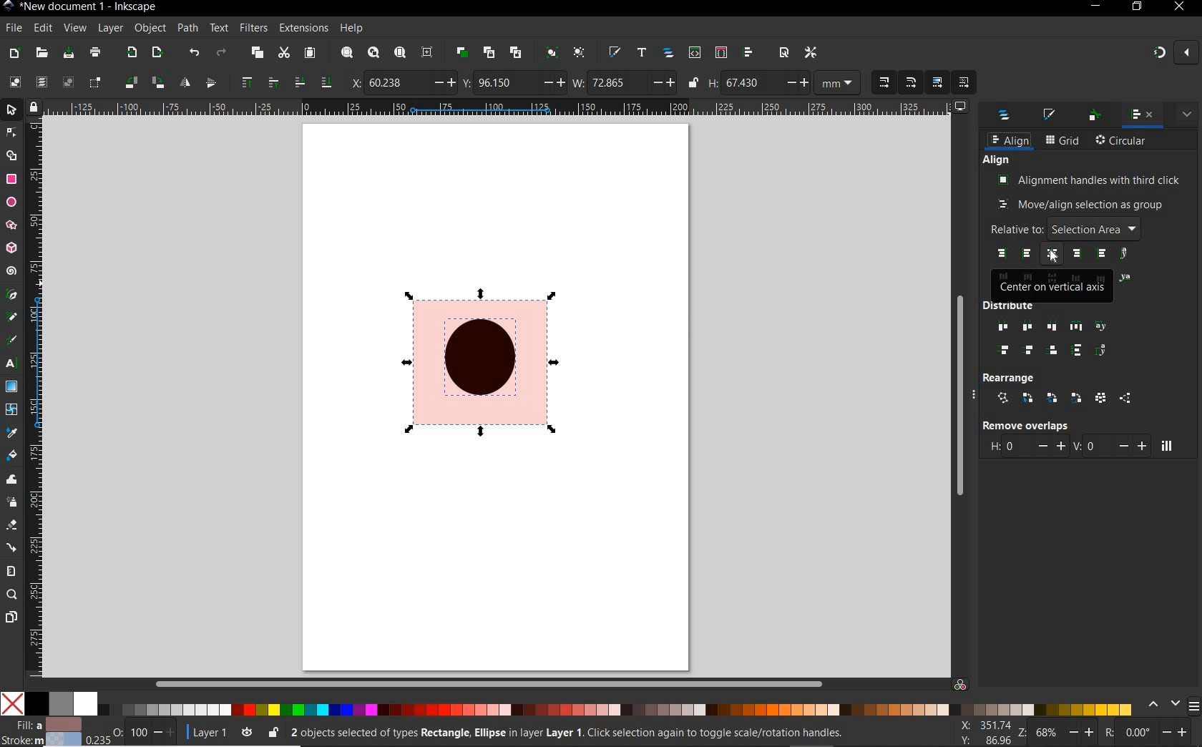 The image size is (1202, 747). Describe the element at coordinates (962, 83) in the screenshot. I see `move pattern` at that location.